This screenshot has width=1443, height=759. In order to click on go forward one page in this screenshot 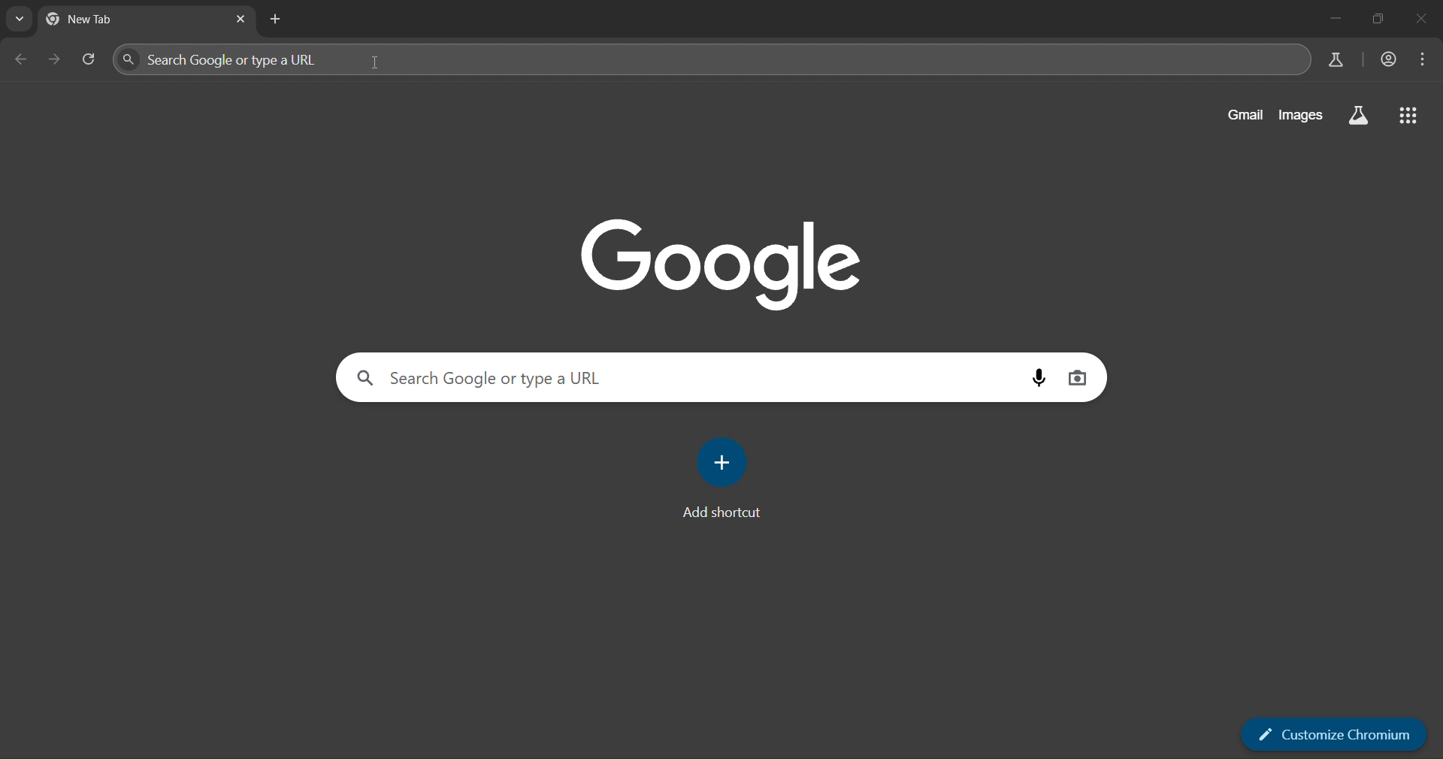, I will do `click(56, 62)`.